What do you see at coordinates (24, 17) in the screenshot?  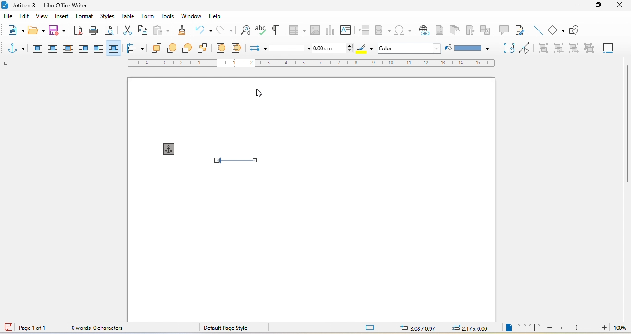 I see `edit` at bounding box center [24, 17].